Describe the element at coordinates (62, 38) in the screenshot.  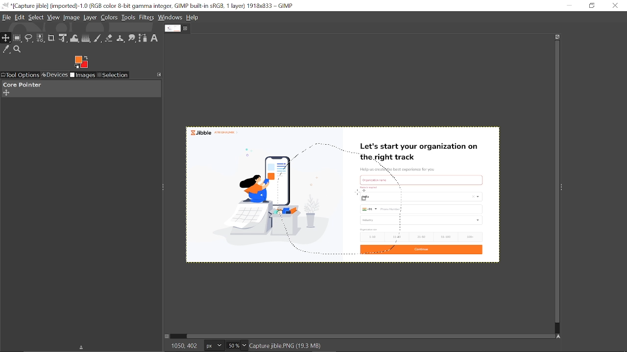
I see `Unified transform tool` at that location.